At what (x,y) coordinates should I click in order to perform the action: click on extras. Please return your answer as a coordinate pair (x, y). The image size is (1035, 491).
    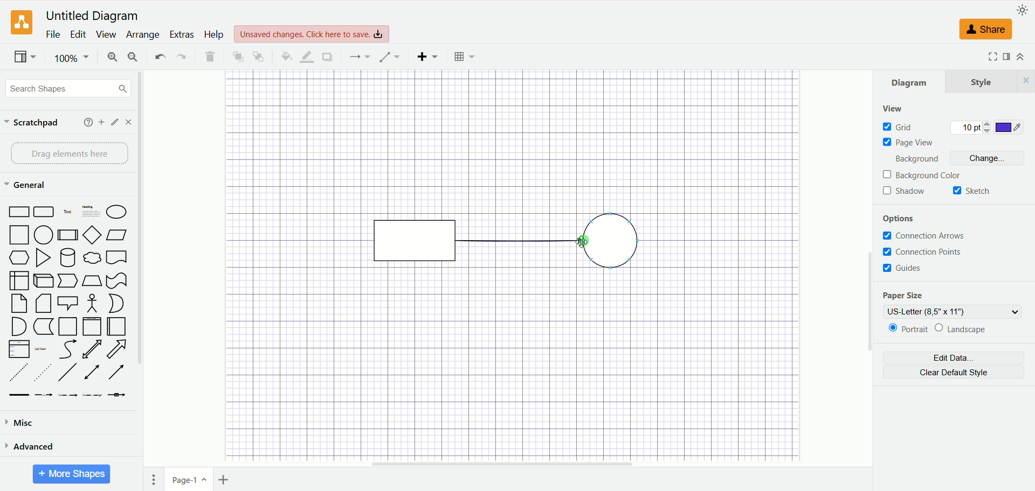
    Looking at the image, I should click on (182, 34).